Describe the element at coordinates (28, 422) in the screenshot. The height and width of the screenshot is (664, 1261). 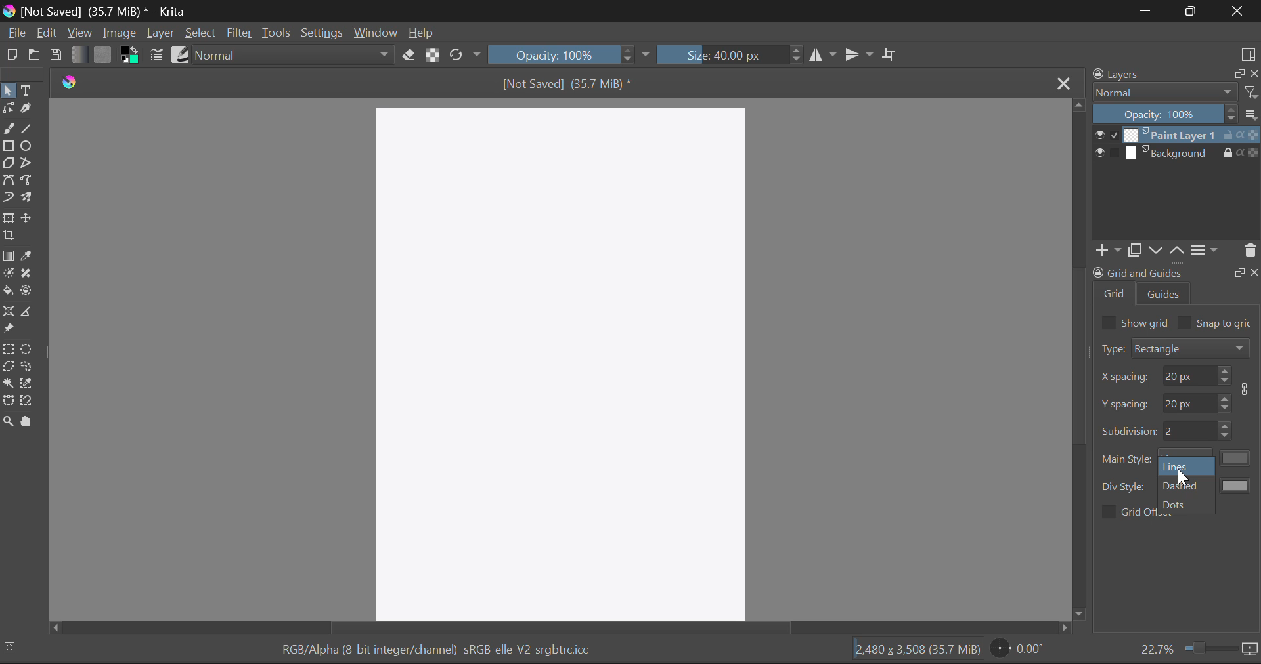
I see `Pan` at that location.